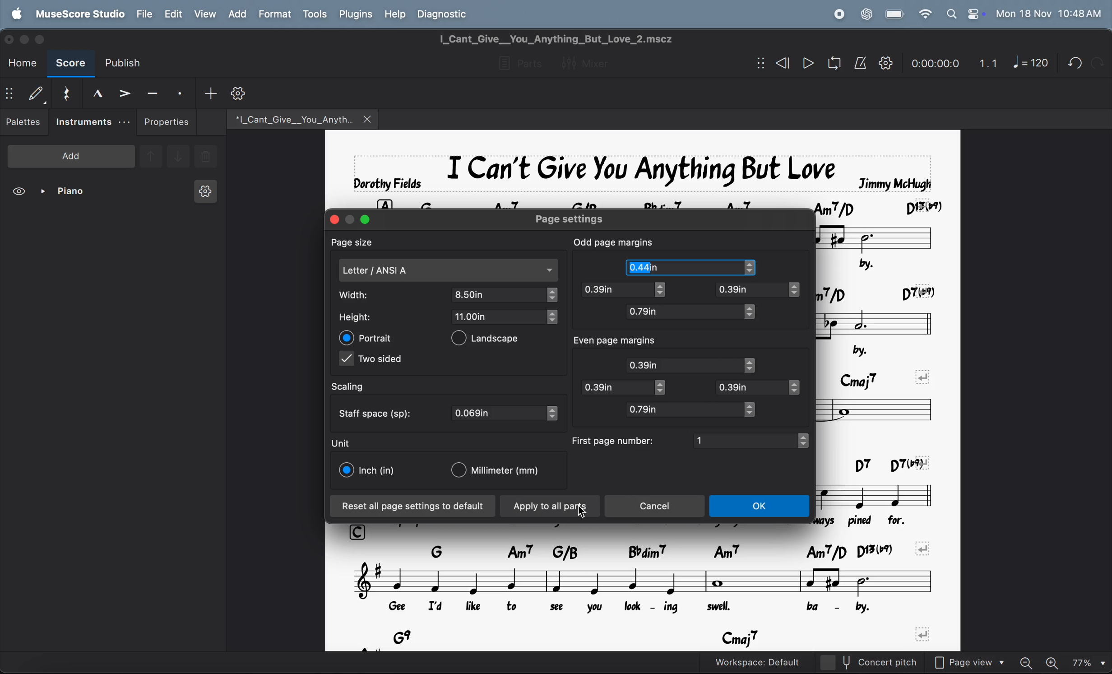  What do you see at coordinates (204, 194) in the screenshot?
I see `instrument settings` at bounding box center [204, 194].